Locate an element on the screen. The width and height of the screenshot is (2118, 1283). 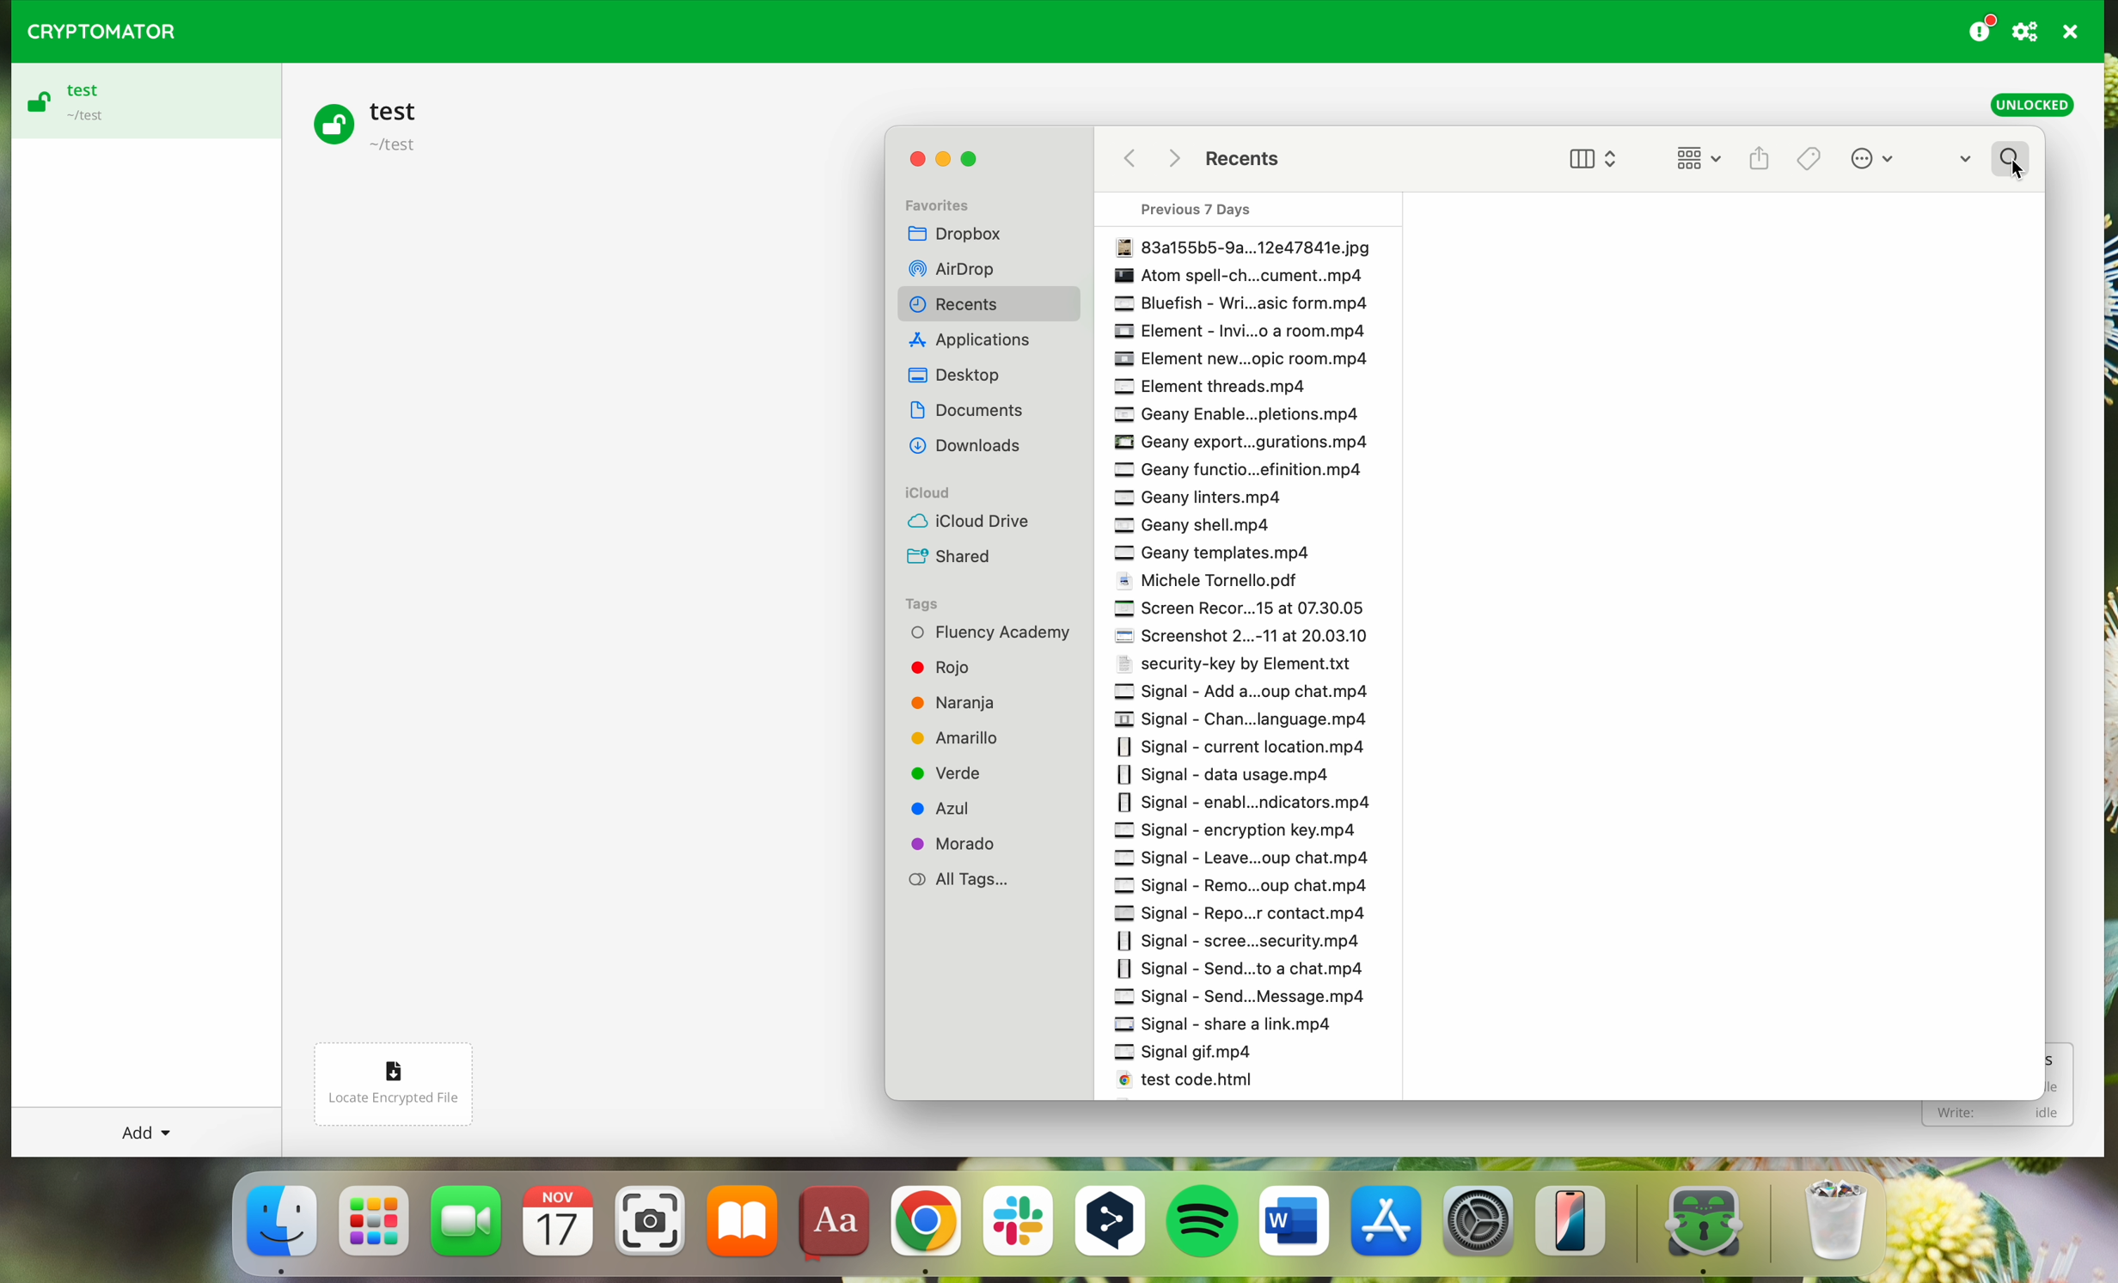
signal chan language is located at coordinates (1249, 718).